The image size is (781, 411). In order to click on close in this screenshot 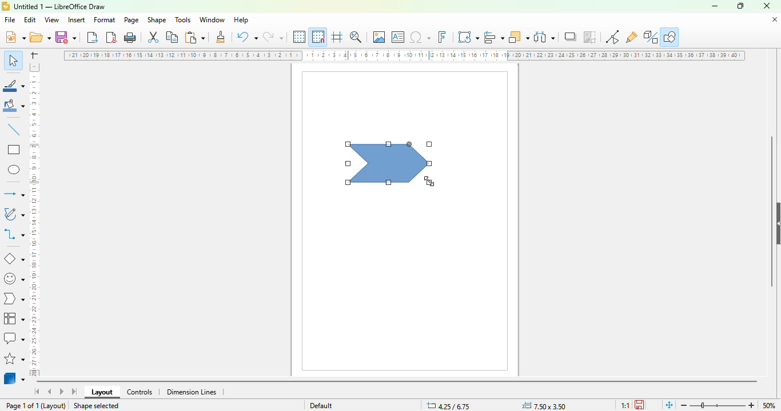, I will do `click(767, 6)`.